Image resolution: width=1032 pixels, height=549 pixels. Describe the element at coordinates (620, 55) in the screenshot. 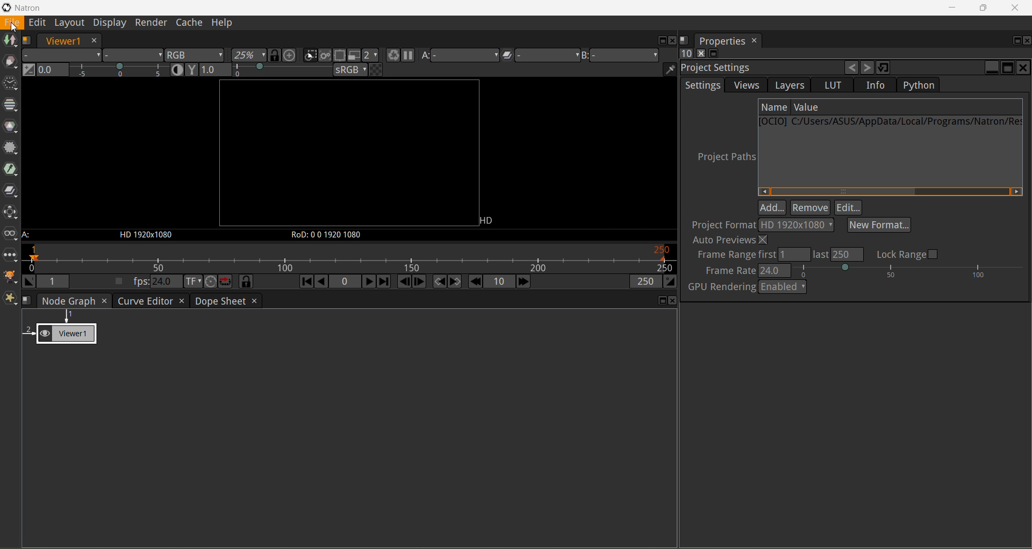

I see `Viewer Input B` at that location.